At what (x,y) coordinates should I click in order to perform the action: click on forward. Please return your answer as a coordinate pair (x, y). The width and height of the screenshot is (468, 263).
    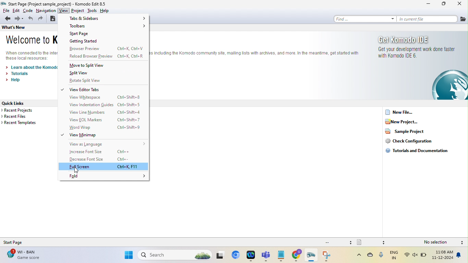
    Looking at the image, I should click on (20, 19).